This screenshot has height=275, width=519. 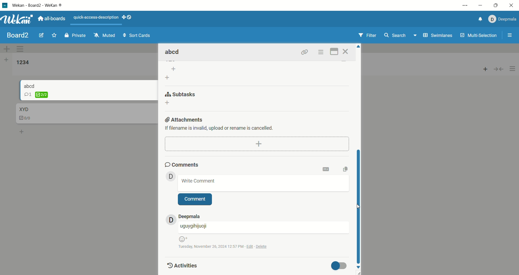 I want to click on down, so click(x=359, y=267).